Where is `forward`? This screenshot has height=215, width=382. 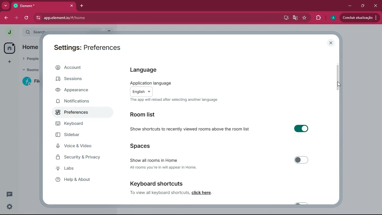
forward is located at coordinates (16, 18).